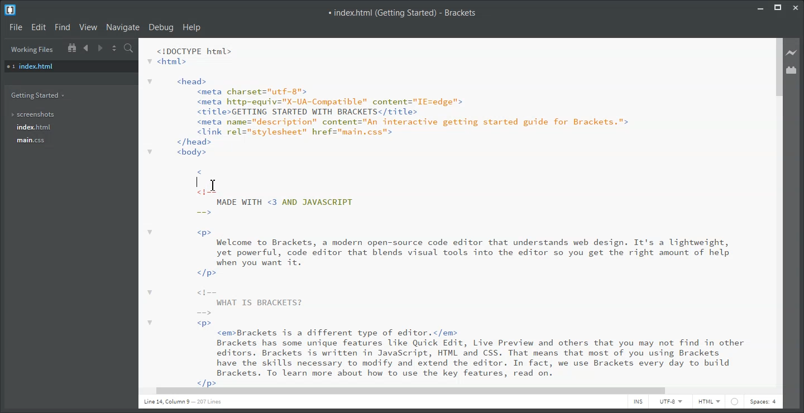 The height and width of the screenshot is (413, 804). Describe the element at coordinates (11, 9) in the screenshot. I see `Logo` at that location.